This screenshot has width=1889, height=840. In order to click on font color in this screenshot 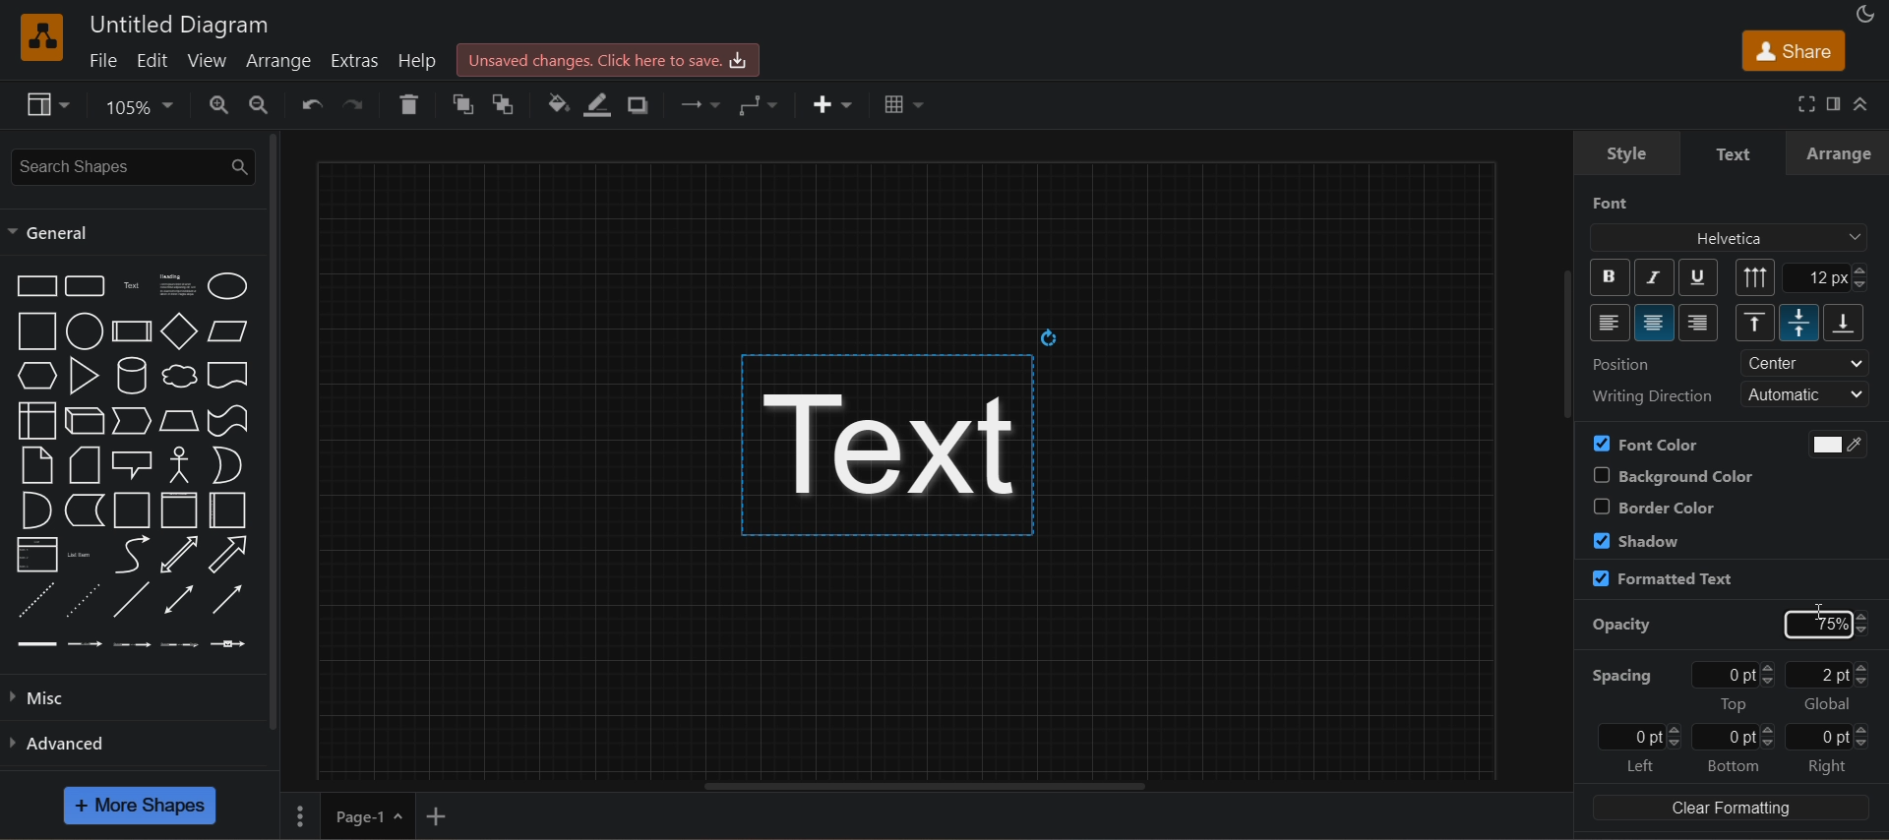, I will do `click(1646, 444)`.